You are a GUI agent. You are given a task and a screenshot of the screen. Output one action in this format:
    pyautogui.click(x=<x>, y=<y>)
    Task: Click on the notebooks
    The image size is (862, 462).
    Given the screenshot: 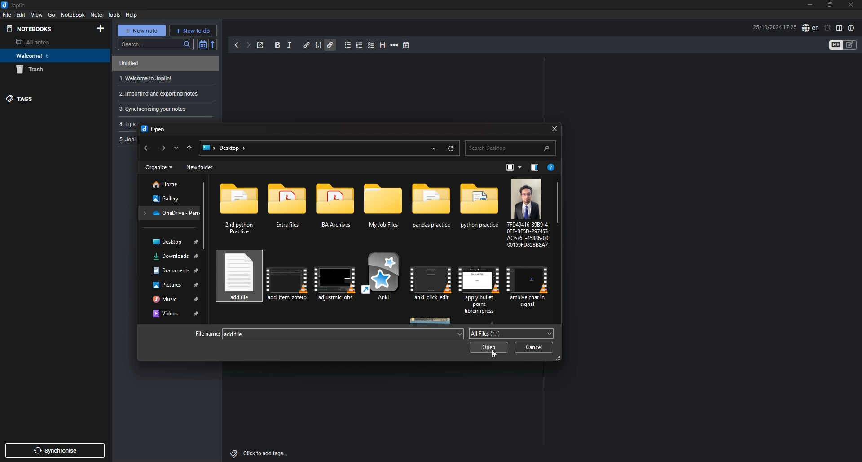 What is the action you would take?
    pyautogui.click(x=44, y=29)
    